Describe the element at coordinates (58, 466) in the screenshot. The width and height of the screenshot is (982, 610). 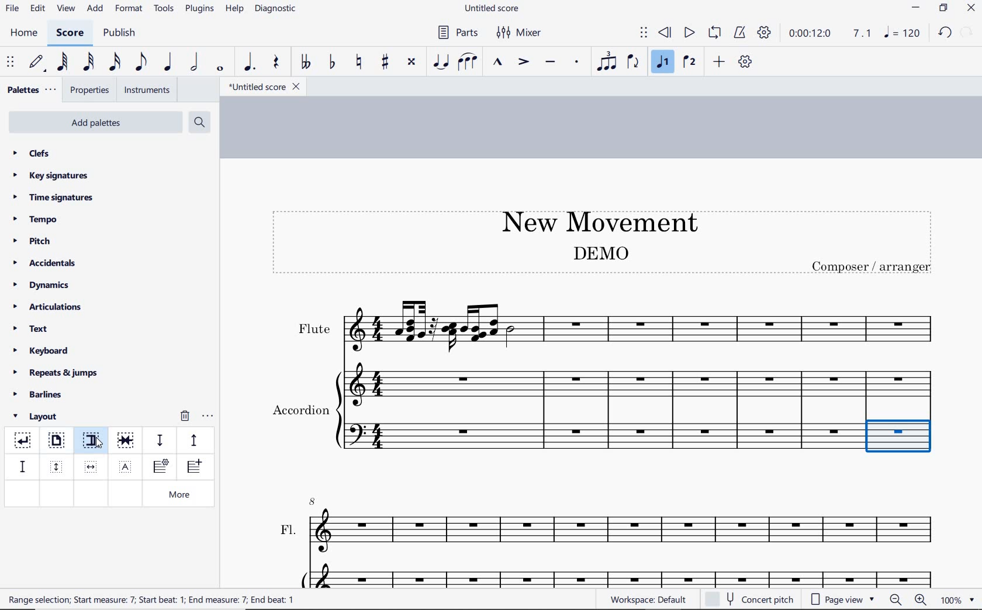
I see `insert vertical frame` at that location.